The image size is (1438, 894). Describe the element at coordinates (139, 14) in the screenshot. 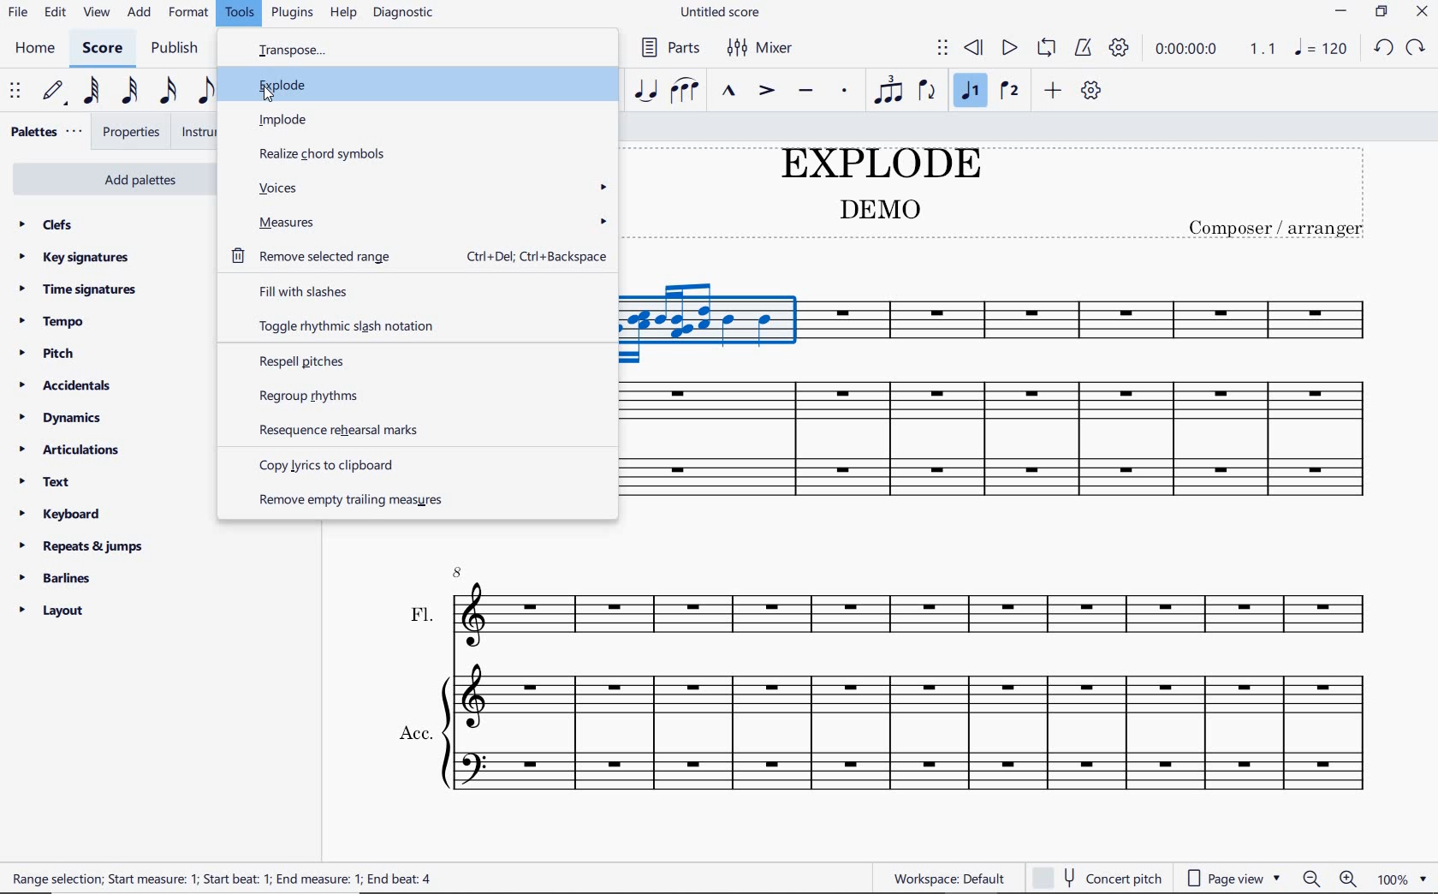

I see `add` at that location.